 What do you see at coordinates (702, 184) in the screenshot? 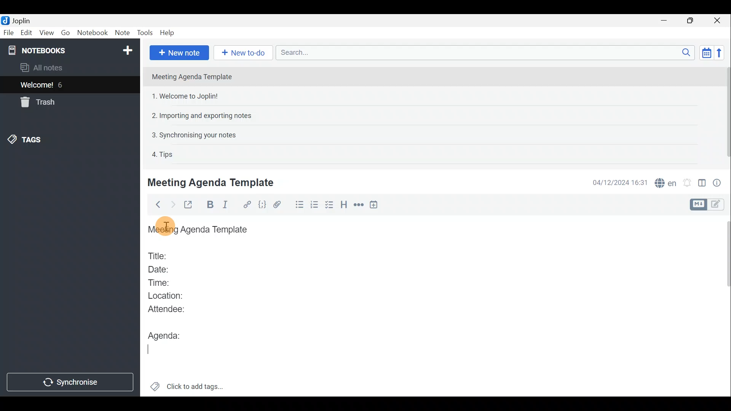
I see `Toggle editor layout` at bounding box center [702, 184].